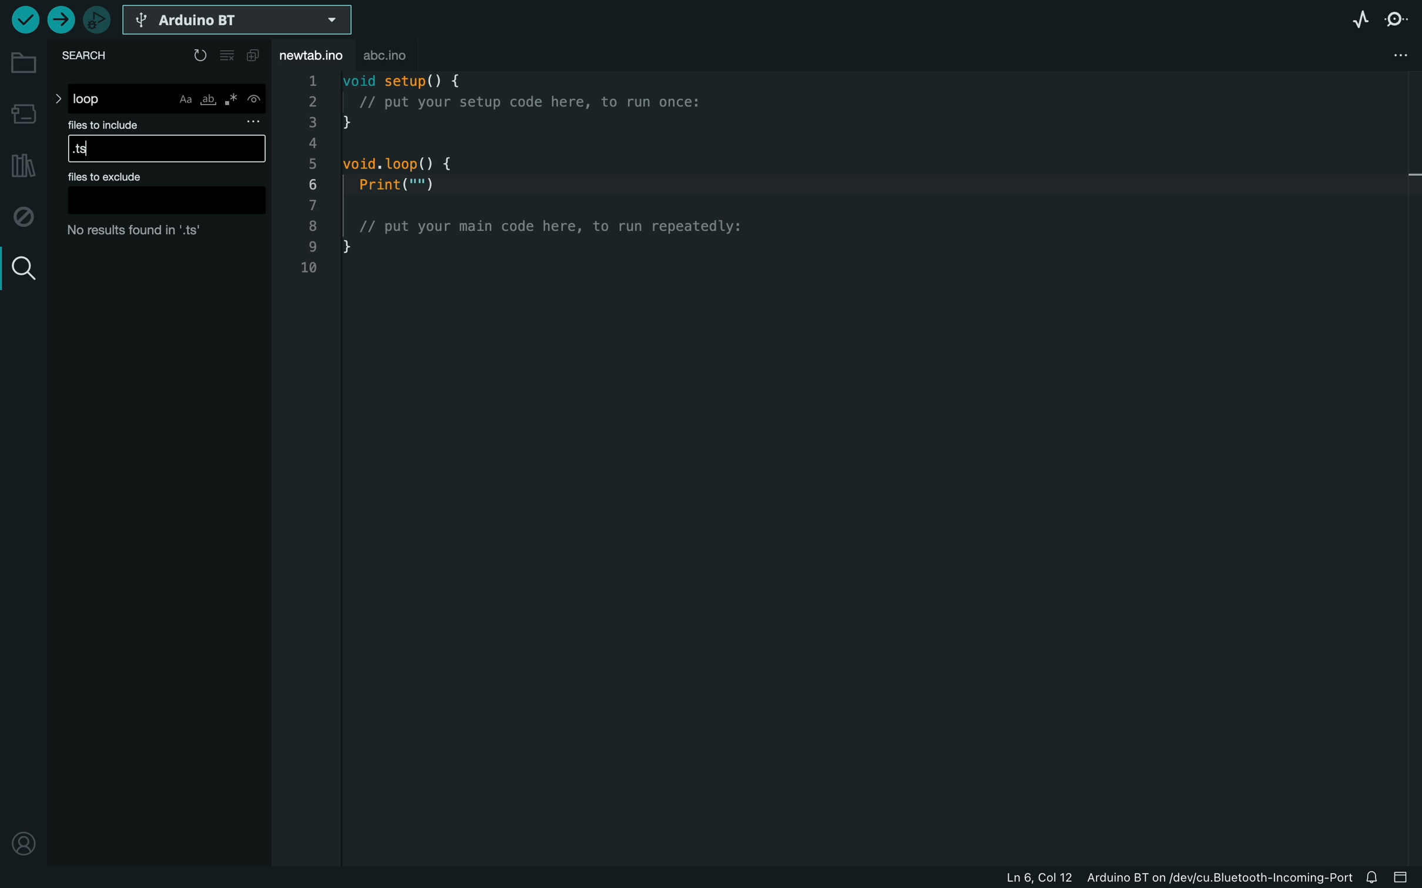 The image size is (1422, 888). Describe the element at coordinates (1394, 55) in the screenshot. I see `file setting` at that location.